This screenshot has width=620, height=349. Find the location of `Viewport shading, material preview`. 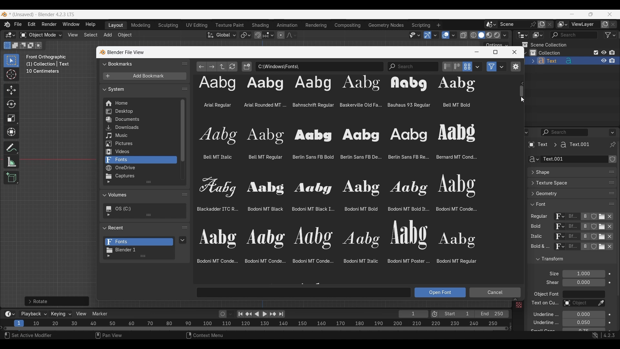

Viewport shading, material preview is located at coordinates (489, 35).